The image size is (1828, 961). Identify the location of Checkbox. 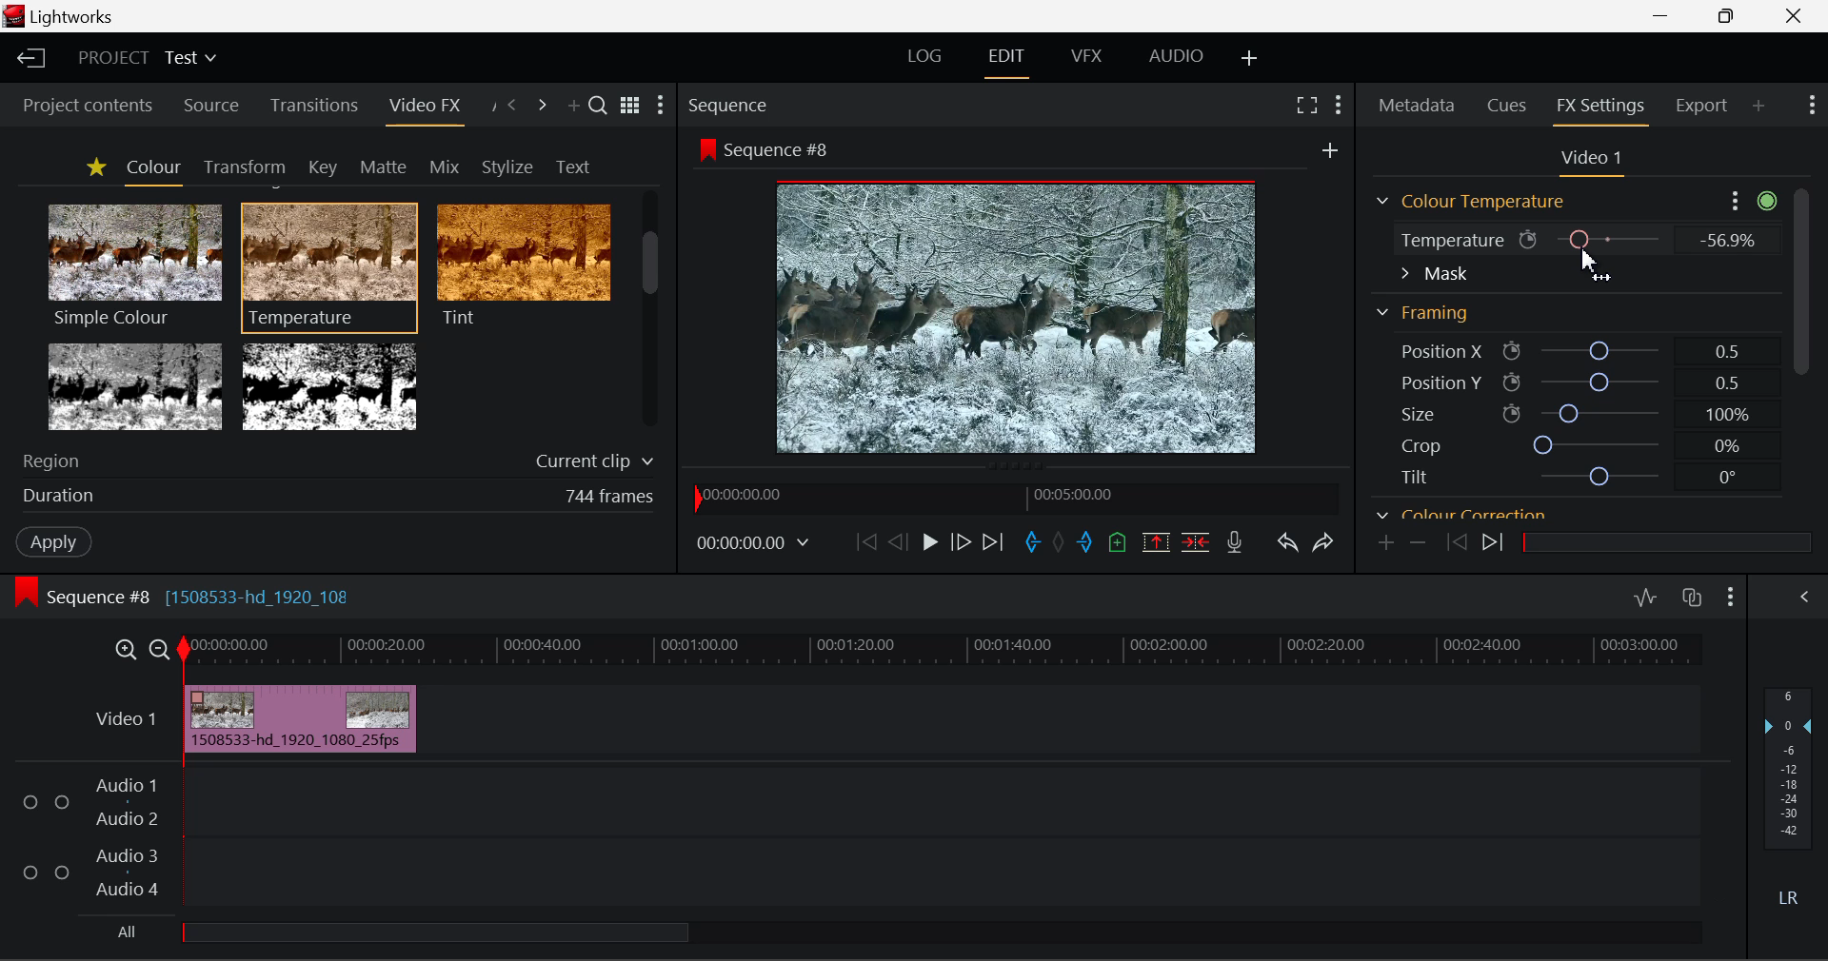
(31, 800).